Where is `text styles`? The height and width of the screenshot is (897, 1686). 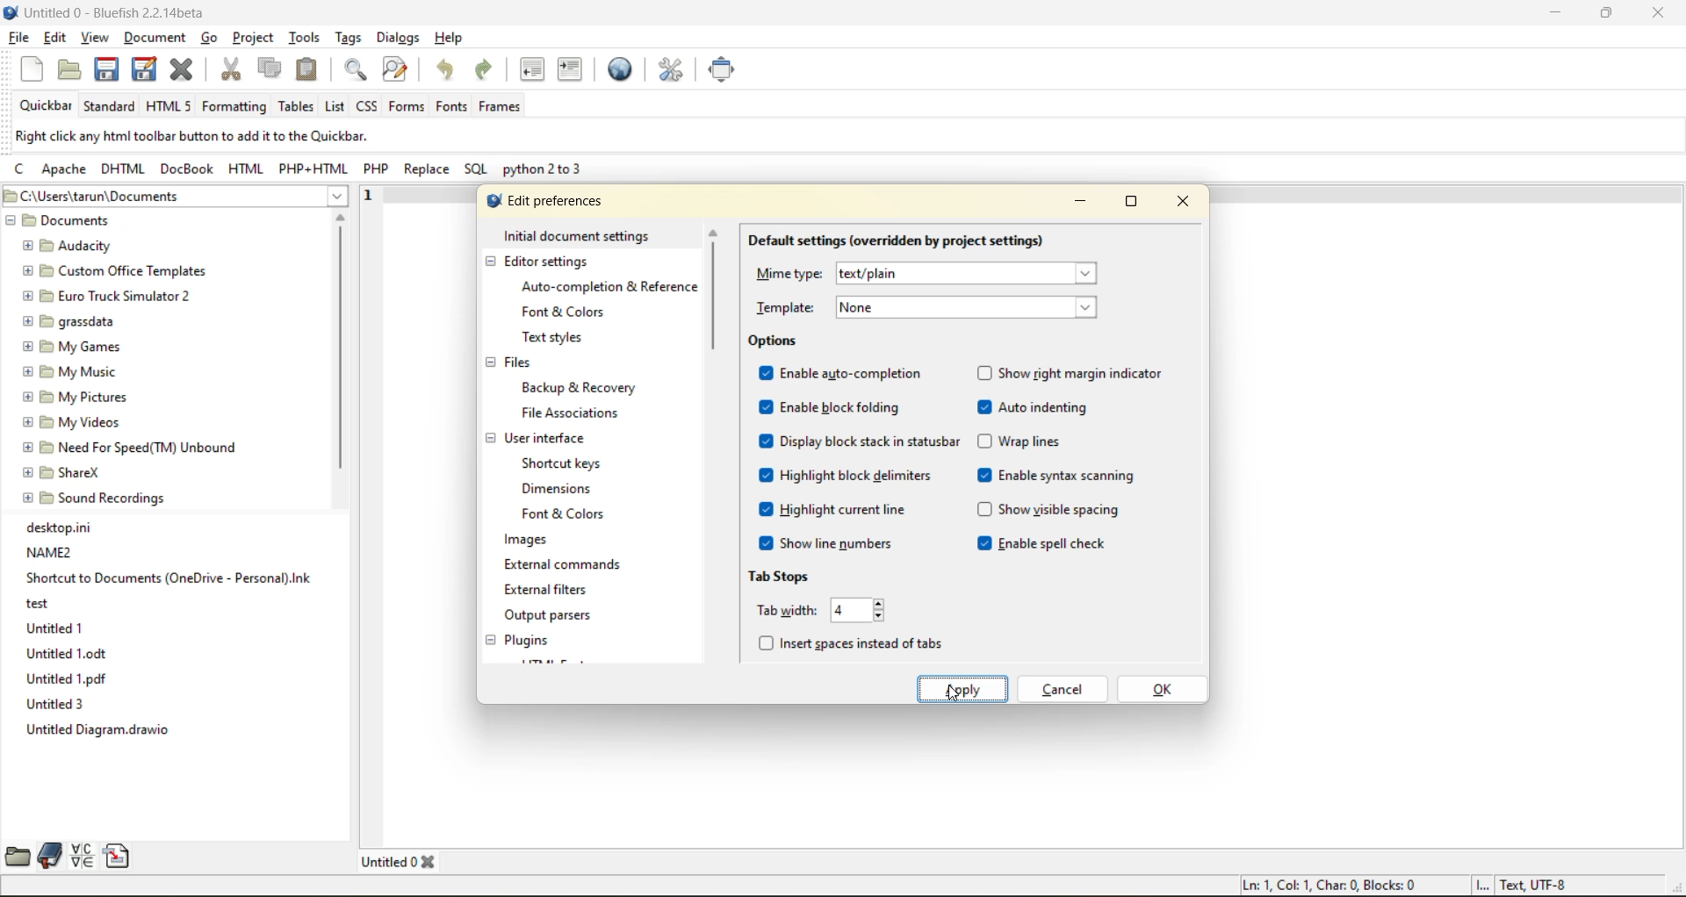
text styles is located at coordinates (558, 338).